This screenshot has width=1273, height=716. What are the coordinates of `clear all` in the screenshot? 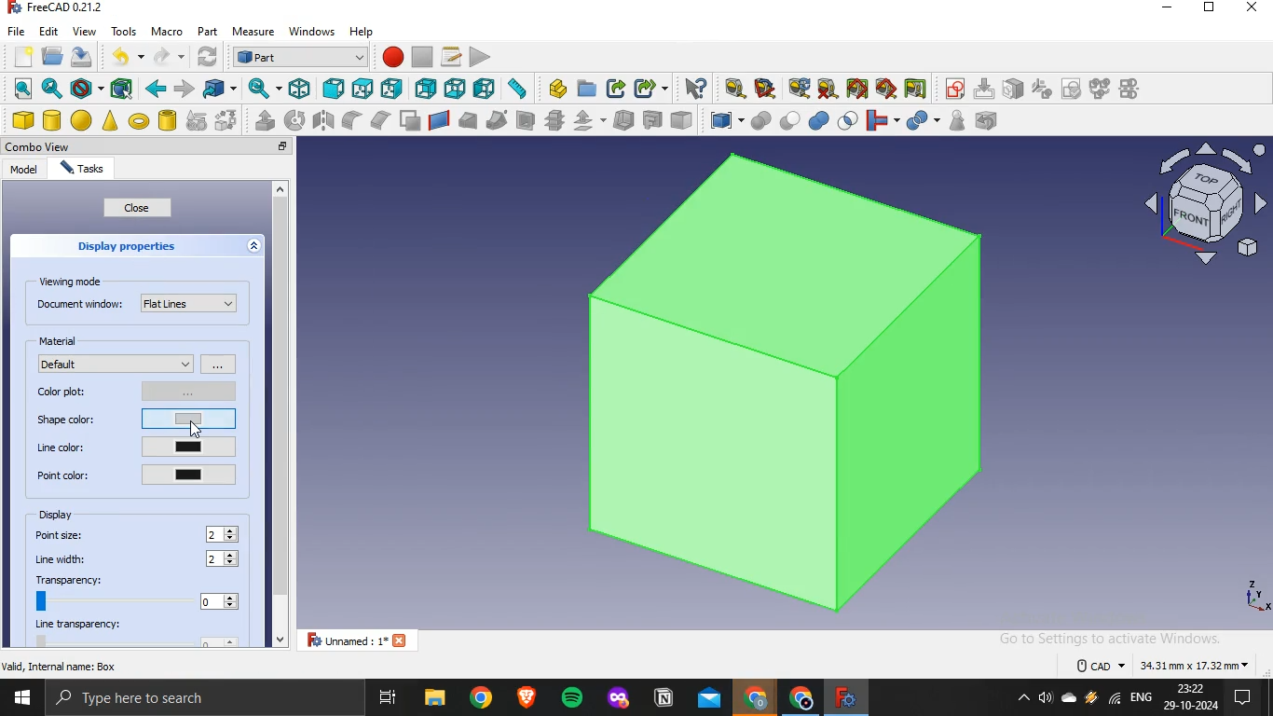 It's located at (828, 89).